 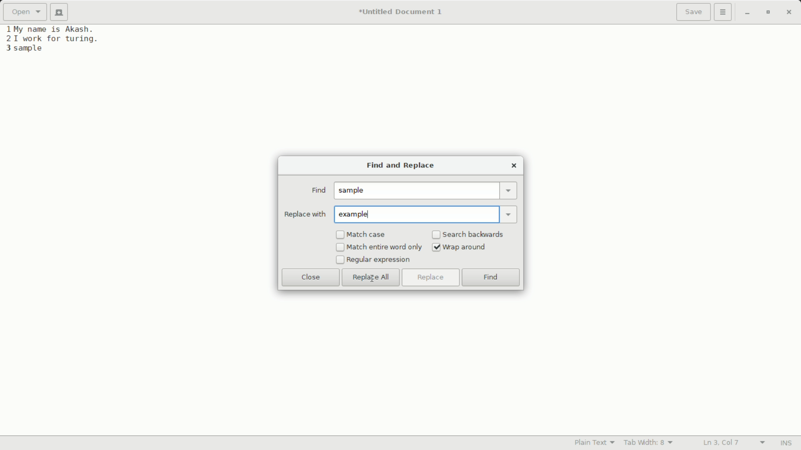 I want to click on find, so click(x=318, y=190).